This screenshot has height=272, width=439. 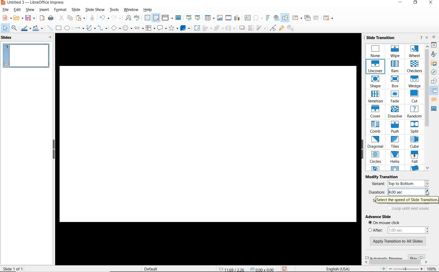 I want to click on DISPLAY VIEWS, so click(x=167, y=17).